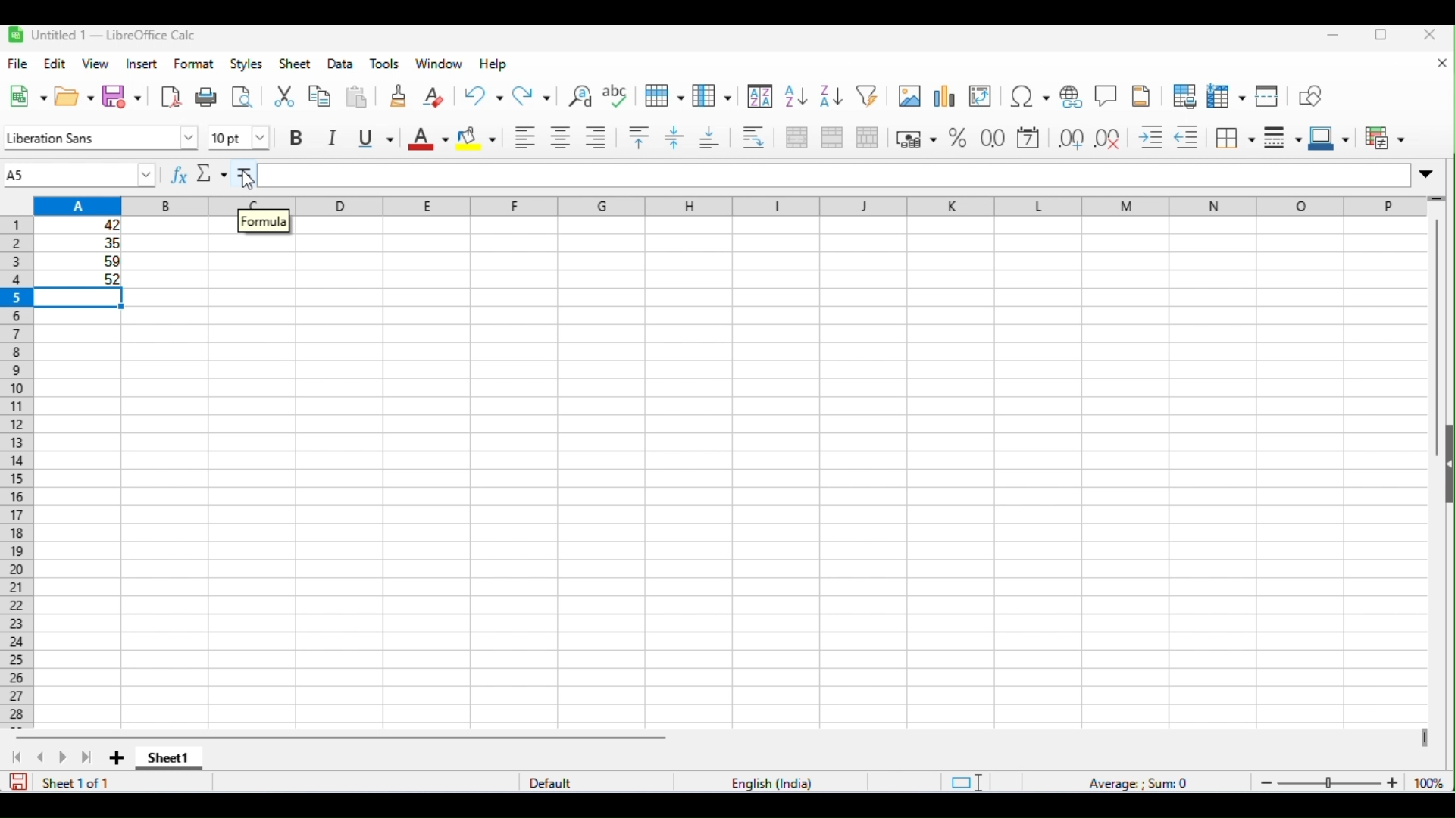  Describe the element at coordinates (1310, 97) in the screenshot. I see `show draw functions` at that location.